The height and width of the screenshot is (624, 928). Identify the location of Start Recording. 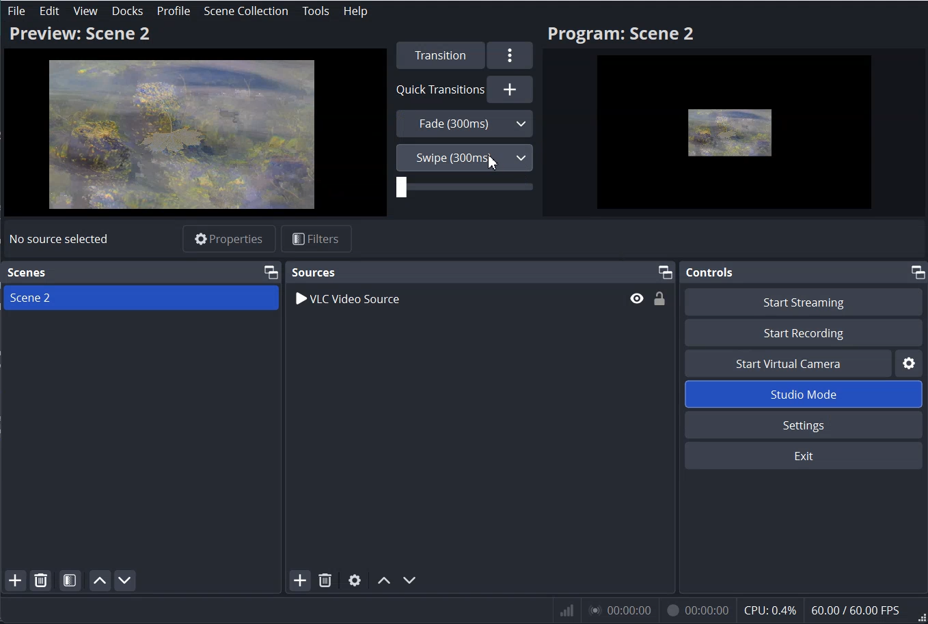
(804, 332).